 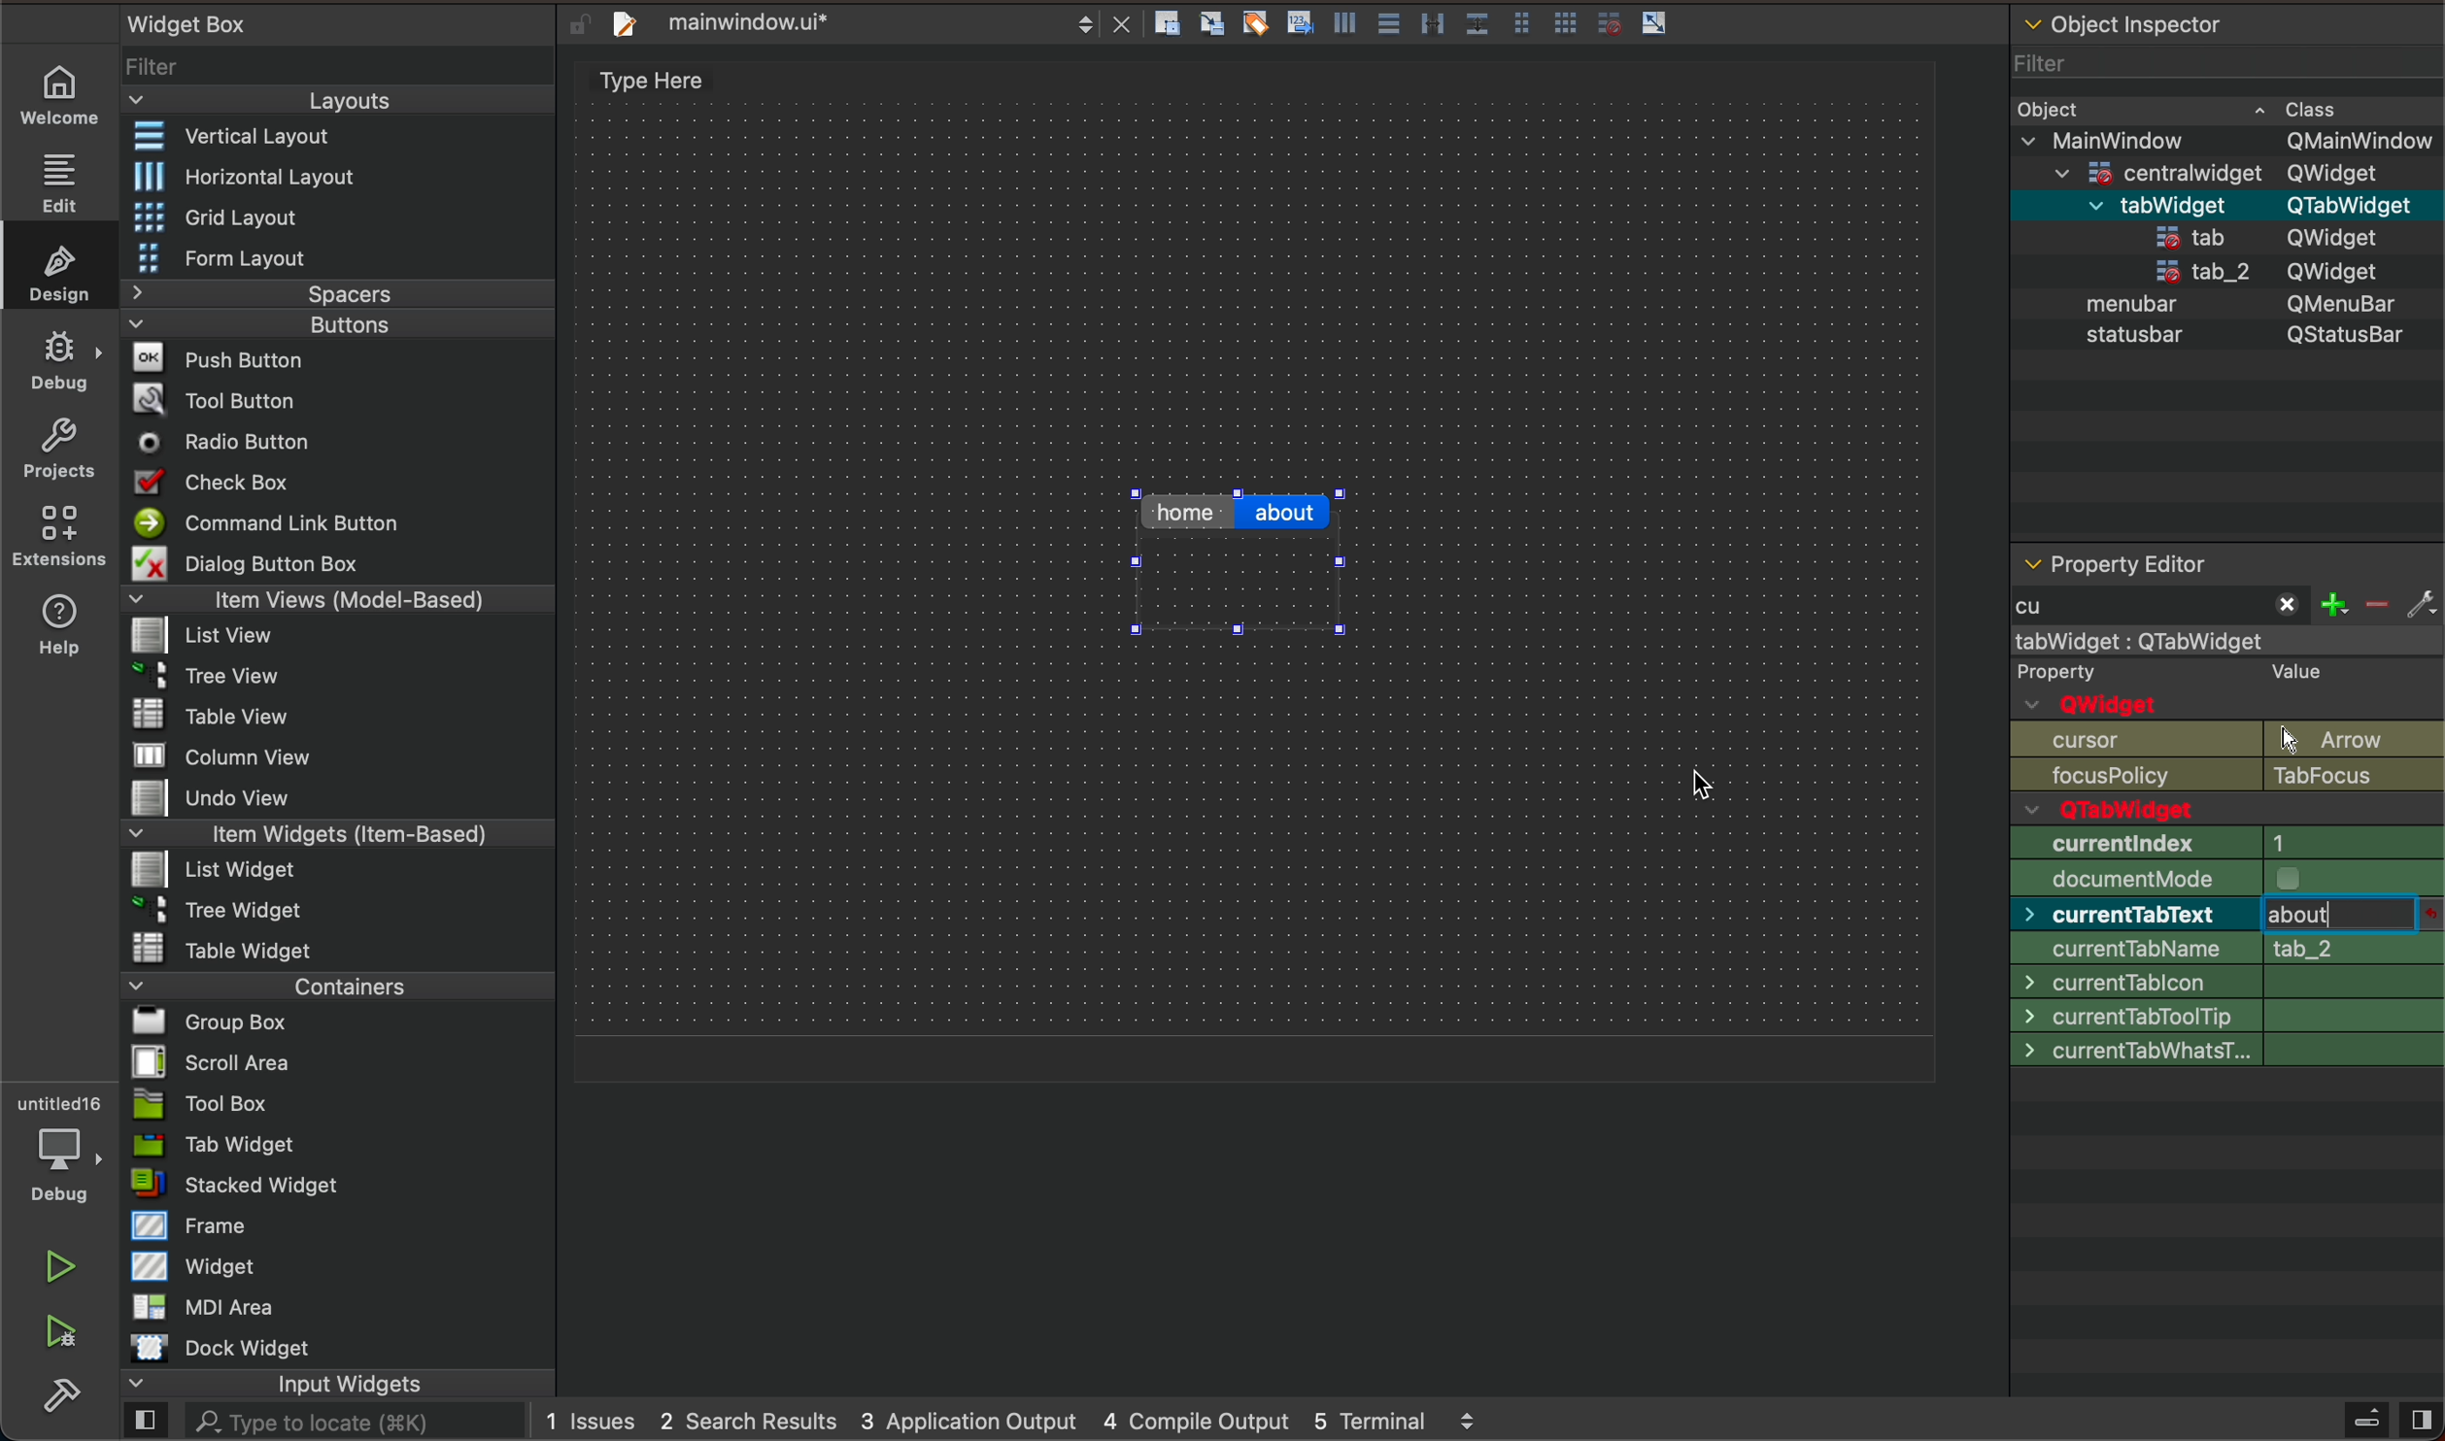 I want to click on Vertical Layout, so click(x=227, y=133).